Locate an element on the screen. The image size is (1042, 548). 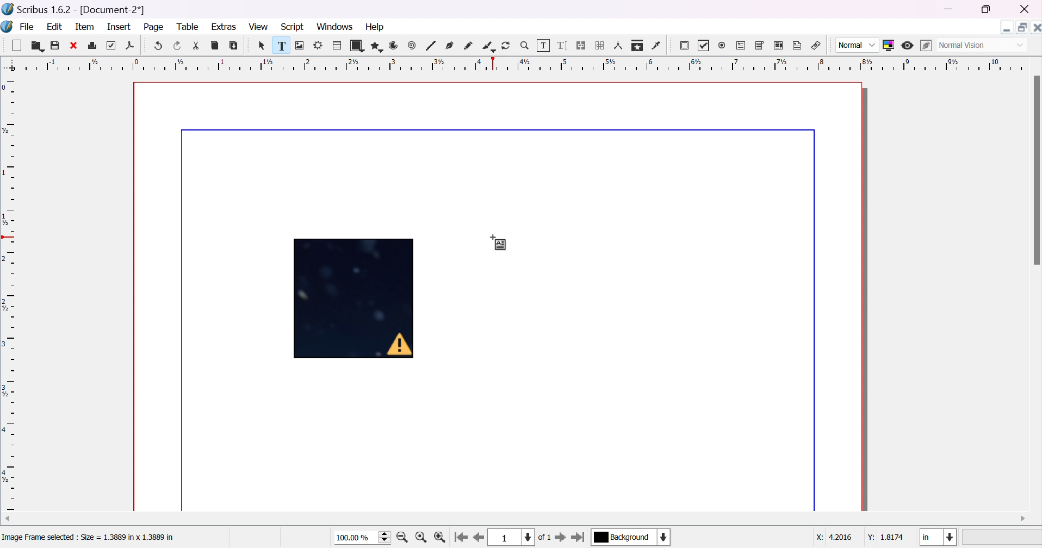
redo is located at coordinates (178, 46).